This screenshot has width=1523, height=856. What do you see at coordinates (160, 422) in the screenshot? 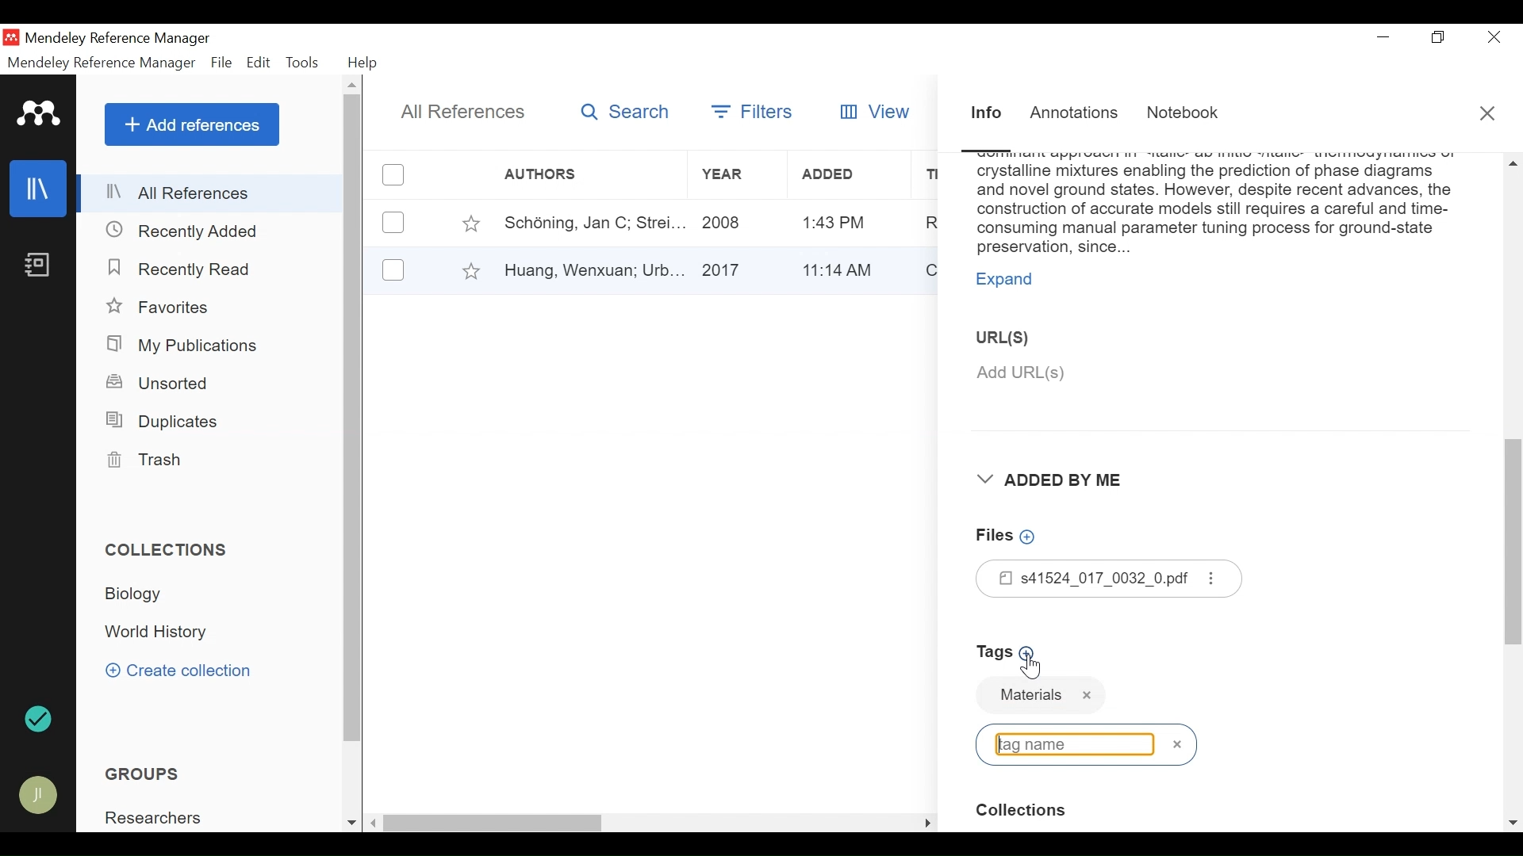
I see `Duplicates` at bounding box center [160, 422].